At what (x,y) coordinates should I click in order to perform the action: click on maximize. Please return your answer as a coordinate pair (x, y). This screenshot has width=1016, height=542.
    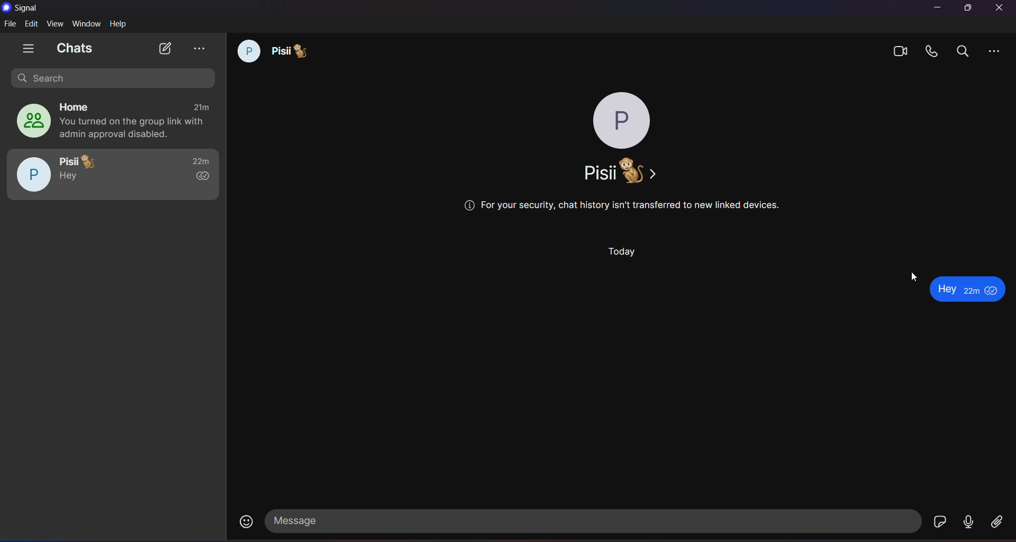
    Looking at the image, I should click on (967, 8).